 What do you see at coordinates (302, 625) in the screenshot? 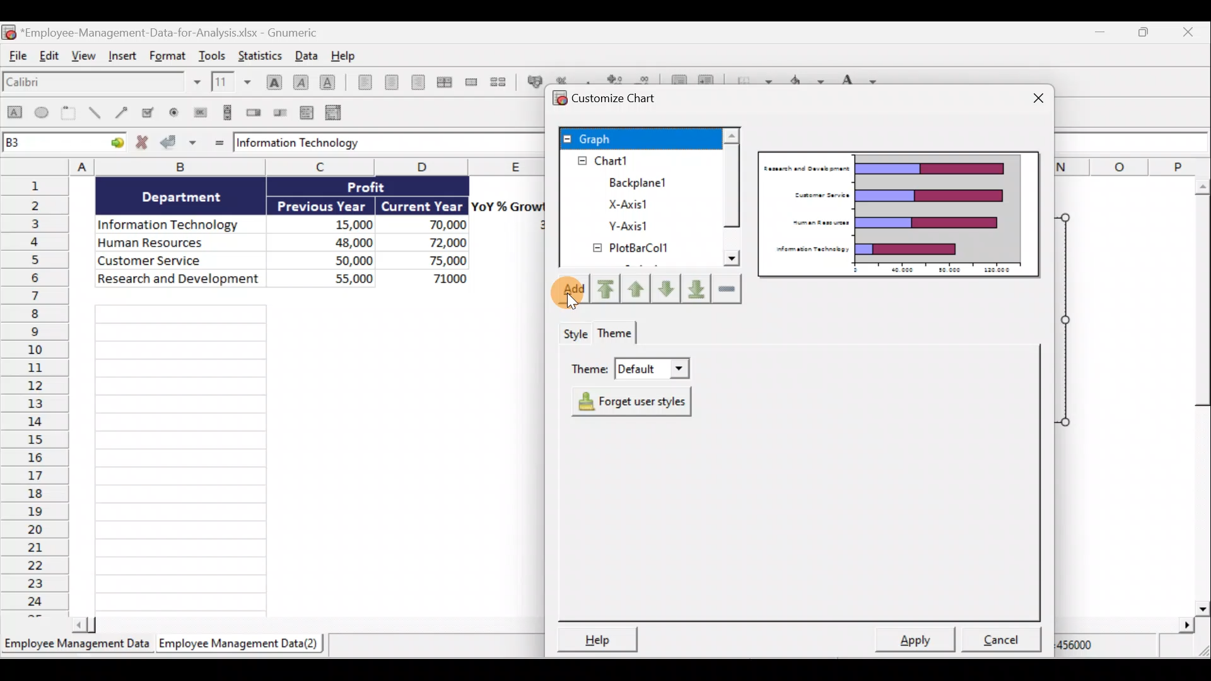
I see `Scroll bar` at bounding box center [302, 625].